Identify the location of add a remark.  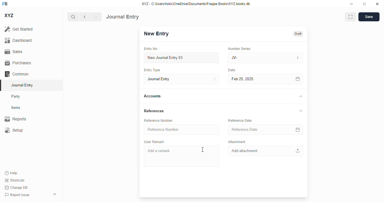
(181, 156).